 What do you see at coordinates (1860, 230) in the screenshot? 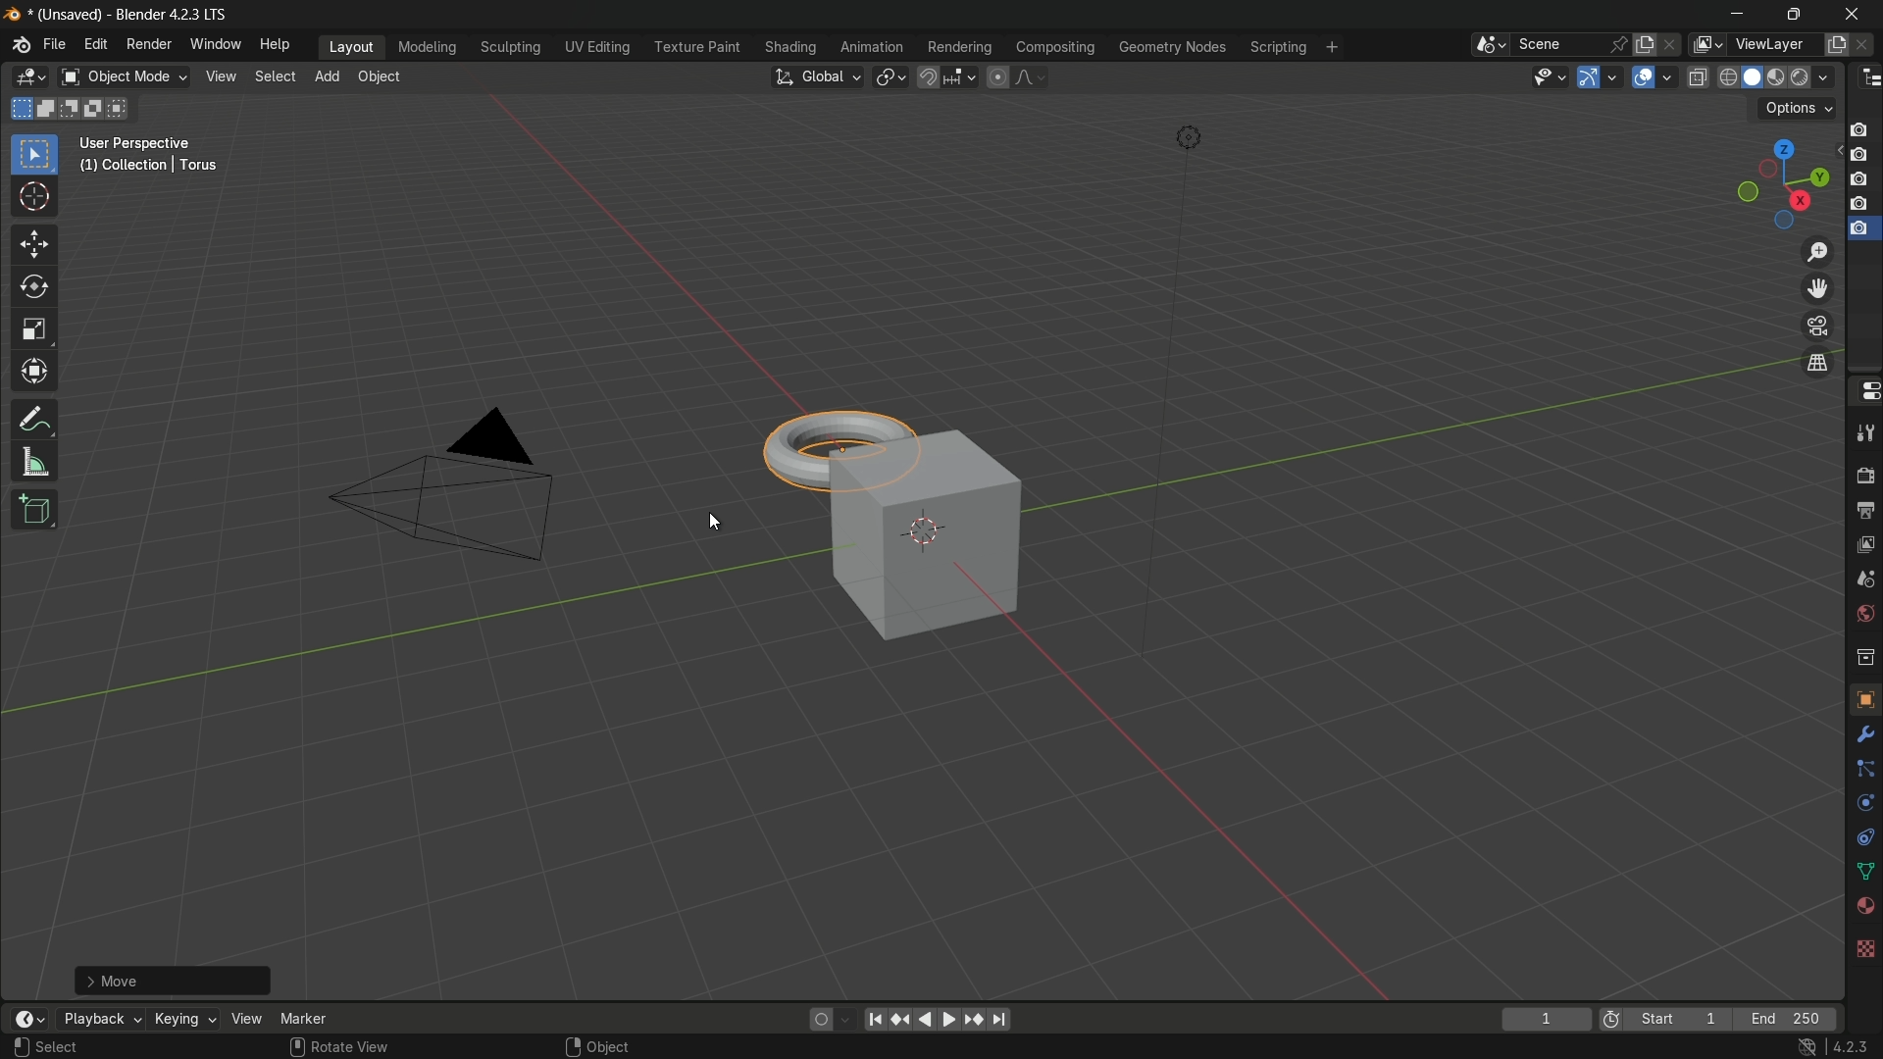
I see `selected layer 5` at bounding box center [1860, 230].